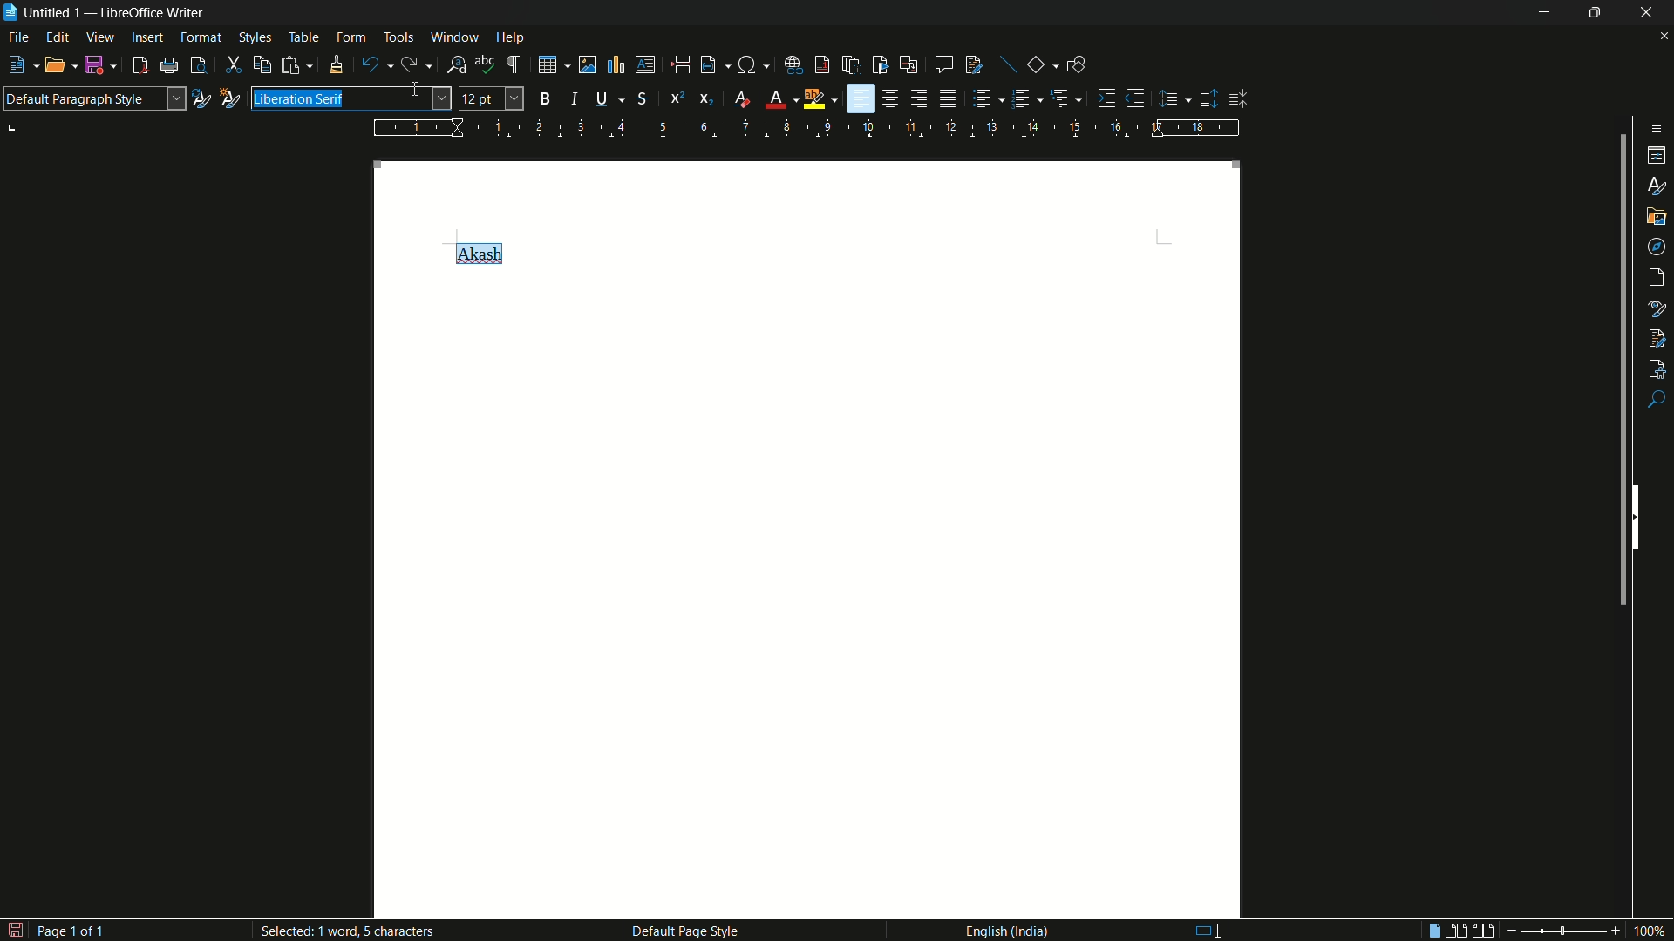  Describe the element at coordinates (300, 101) in the screenshot. I see `text is selected` at that location.